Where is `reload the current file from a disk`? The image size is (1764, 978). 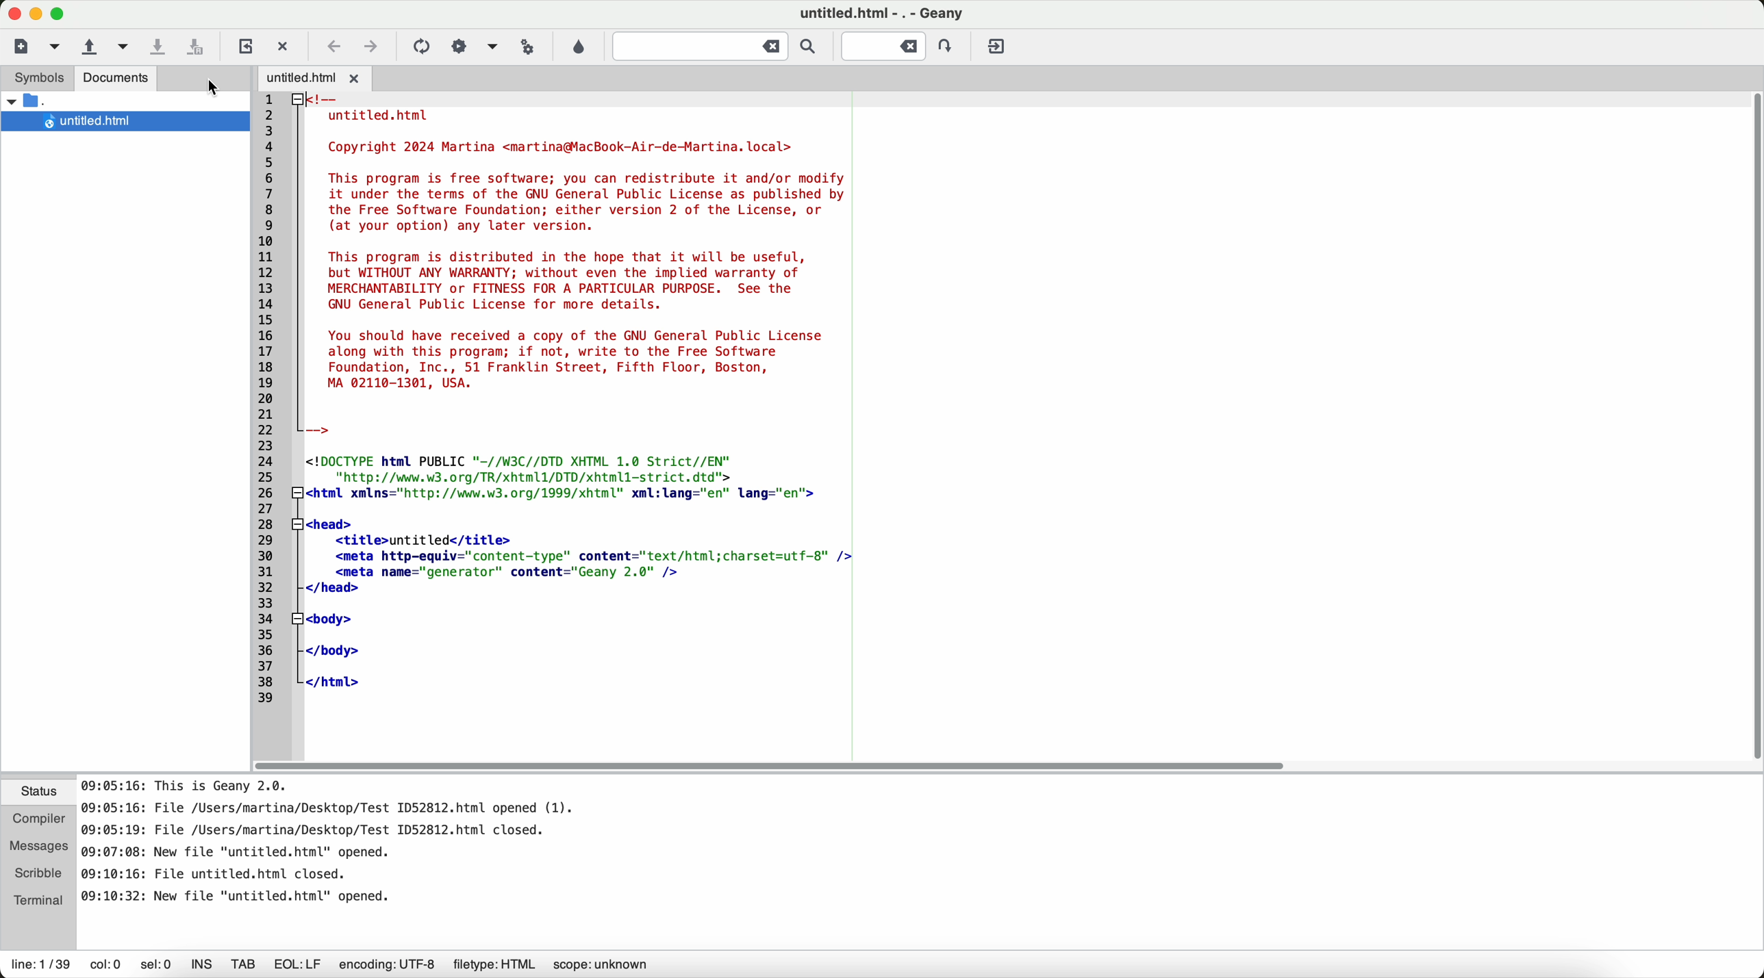 reload the current file from a disk is located at coordinates (245, 49).